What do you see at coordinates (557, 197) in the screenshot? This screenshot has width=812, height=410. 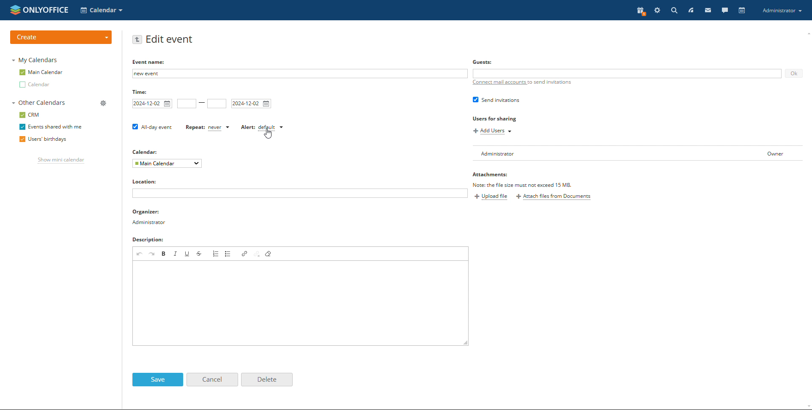 I see `attach files from documents` at bounding box center [557, 197].